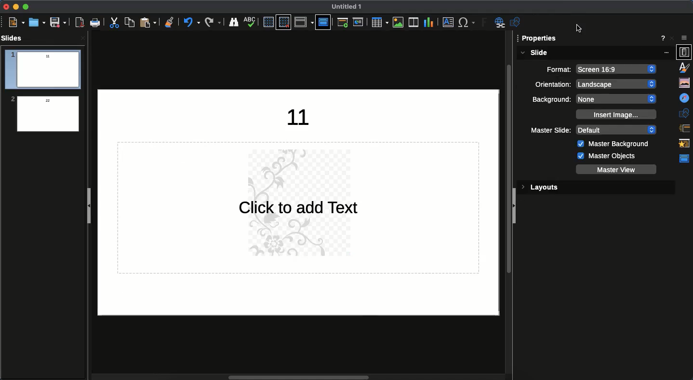 The image size is (693, 380). Describe the element at coordinates (347, 7) in the screenshot. I see `Untitled` at that location.